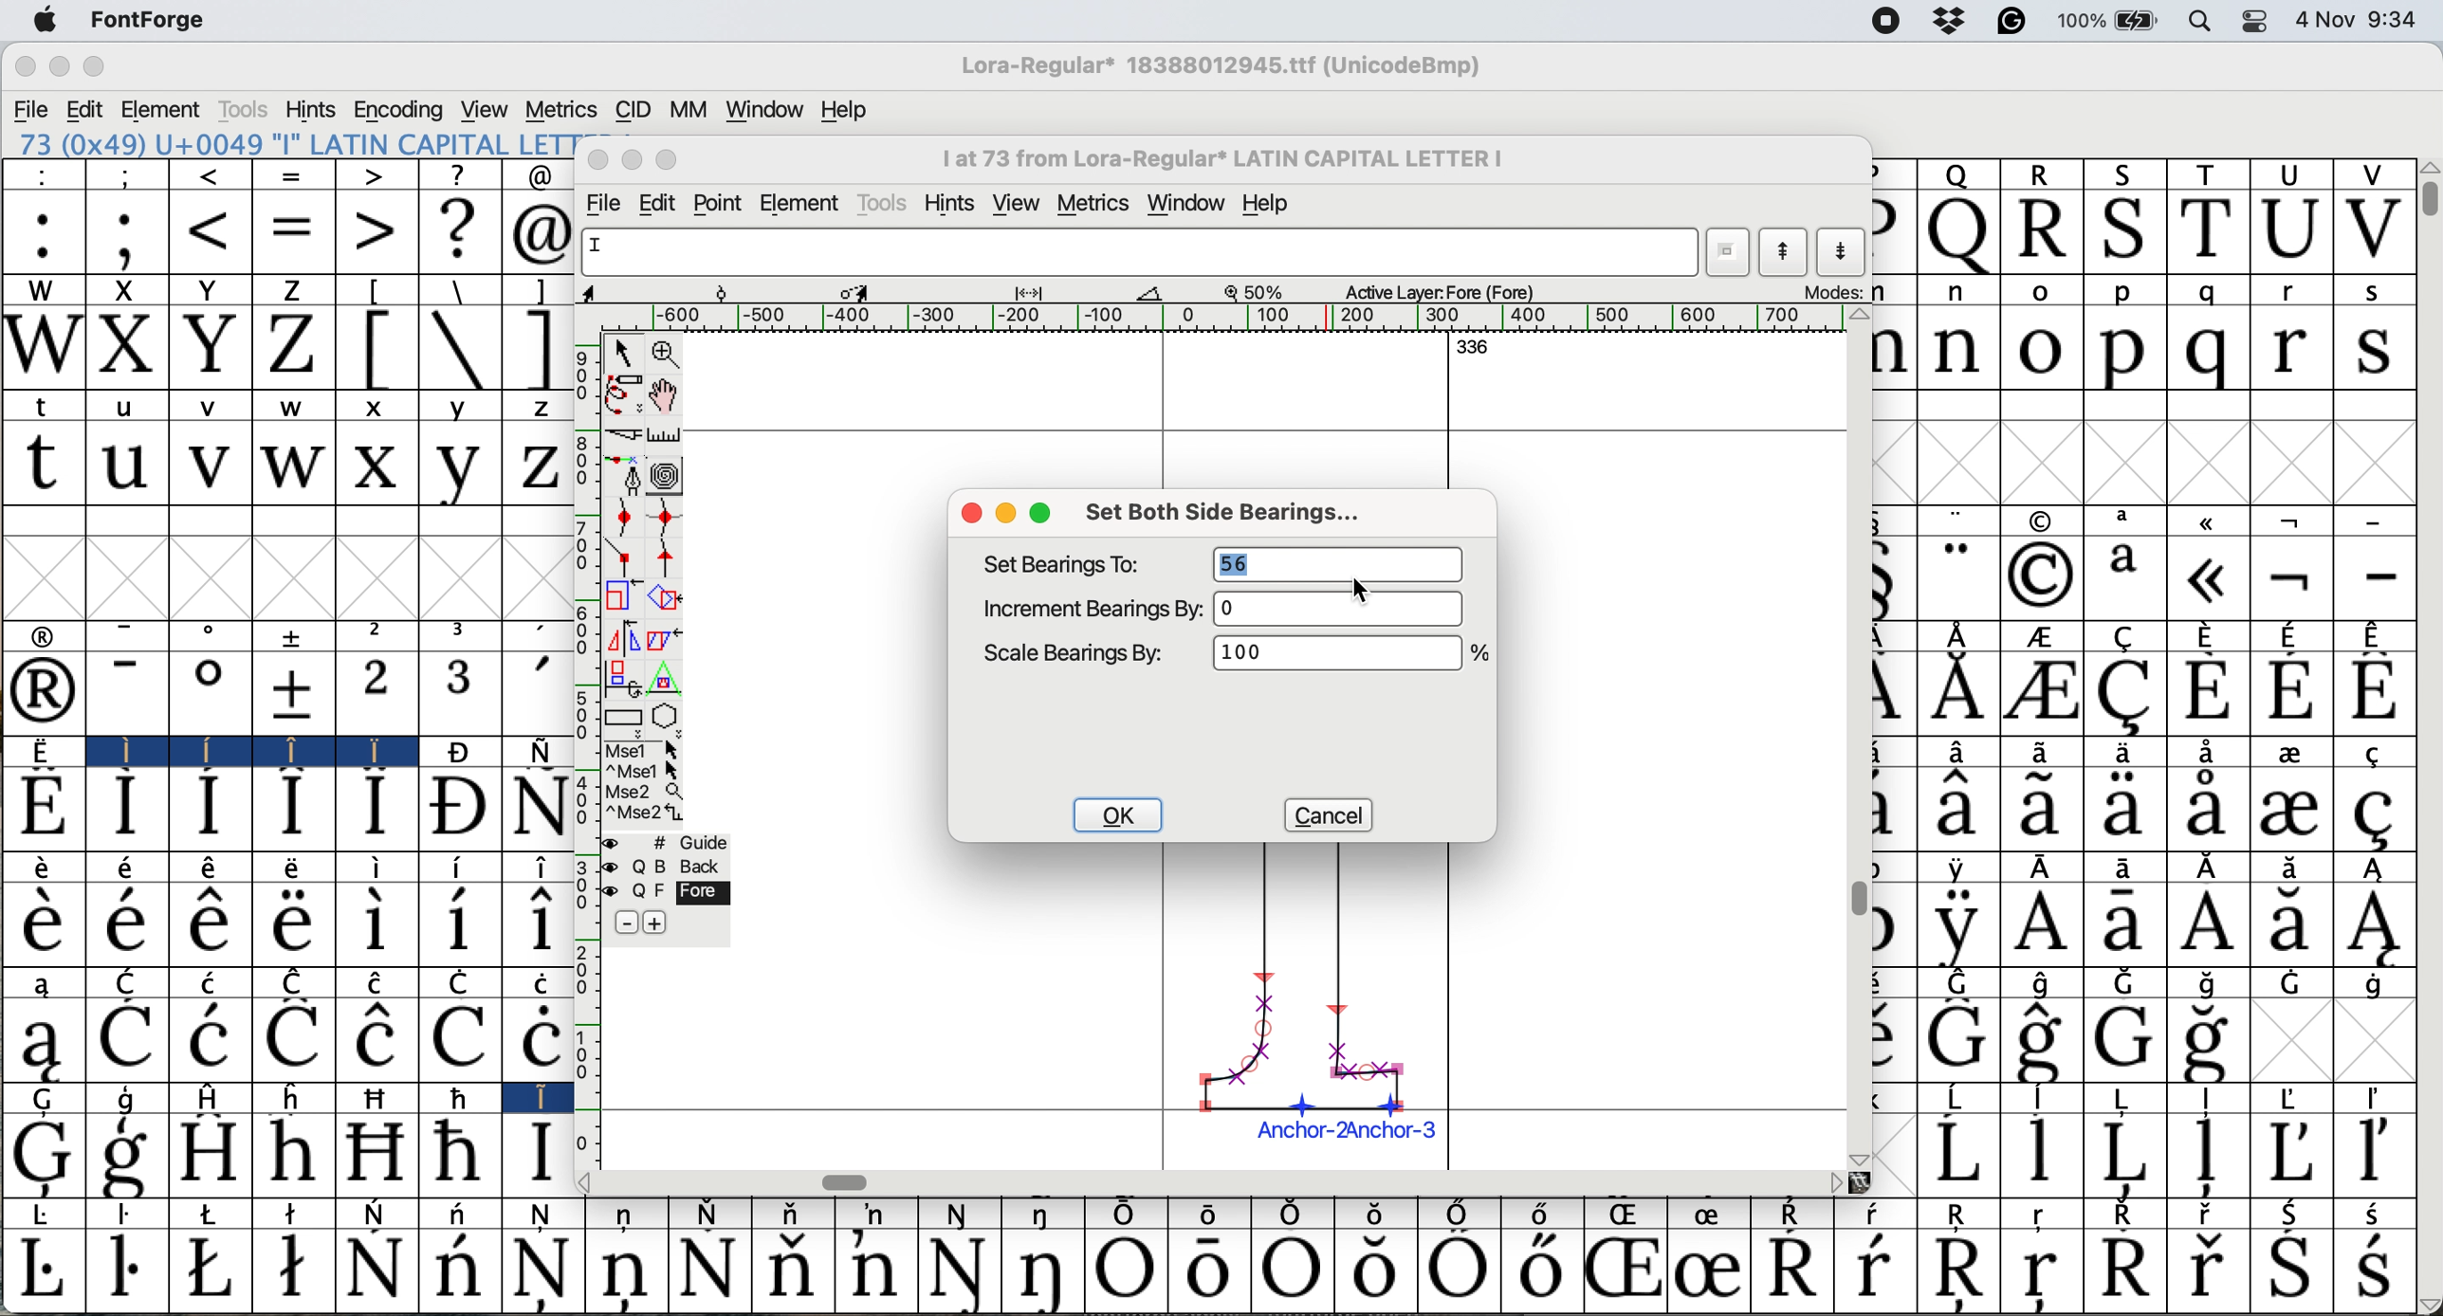 The height and width of the screenshot is (1316, 2443). I want to click on Symbol, so click(1961, 1270).